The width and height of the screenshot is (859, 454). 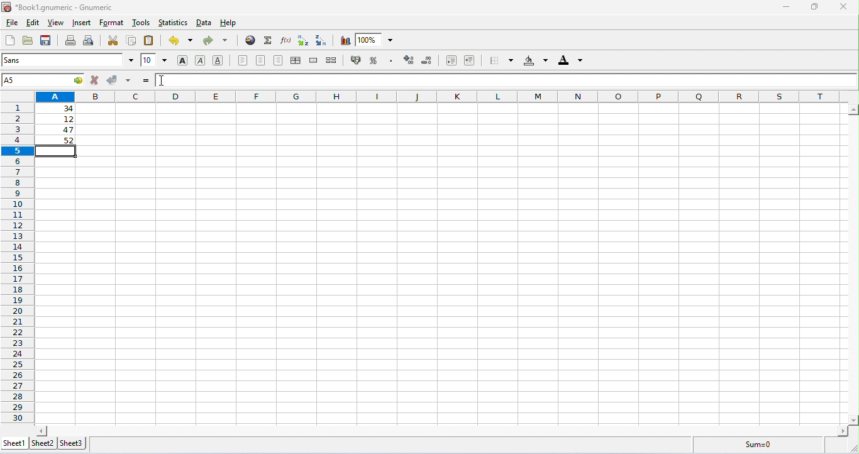 I want to click on align right, so click(x=279, y=60).